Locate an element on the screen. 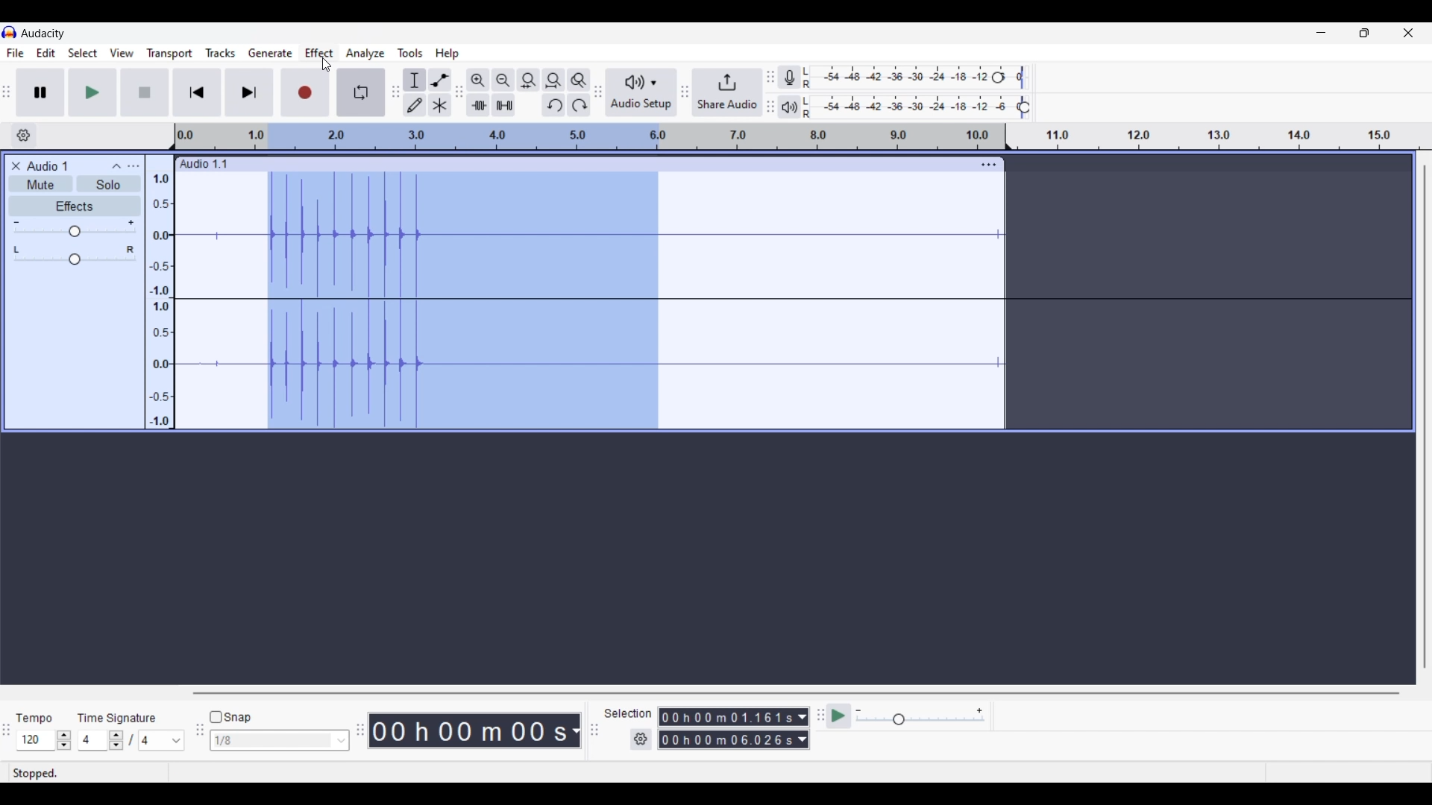  Type in tempo is located at coordinates (37, 740).